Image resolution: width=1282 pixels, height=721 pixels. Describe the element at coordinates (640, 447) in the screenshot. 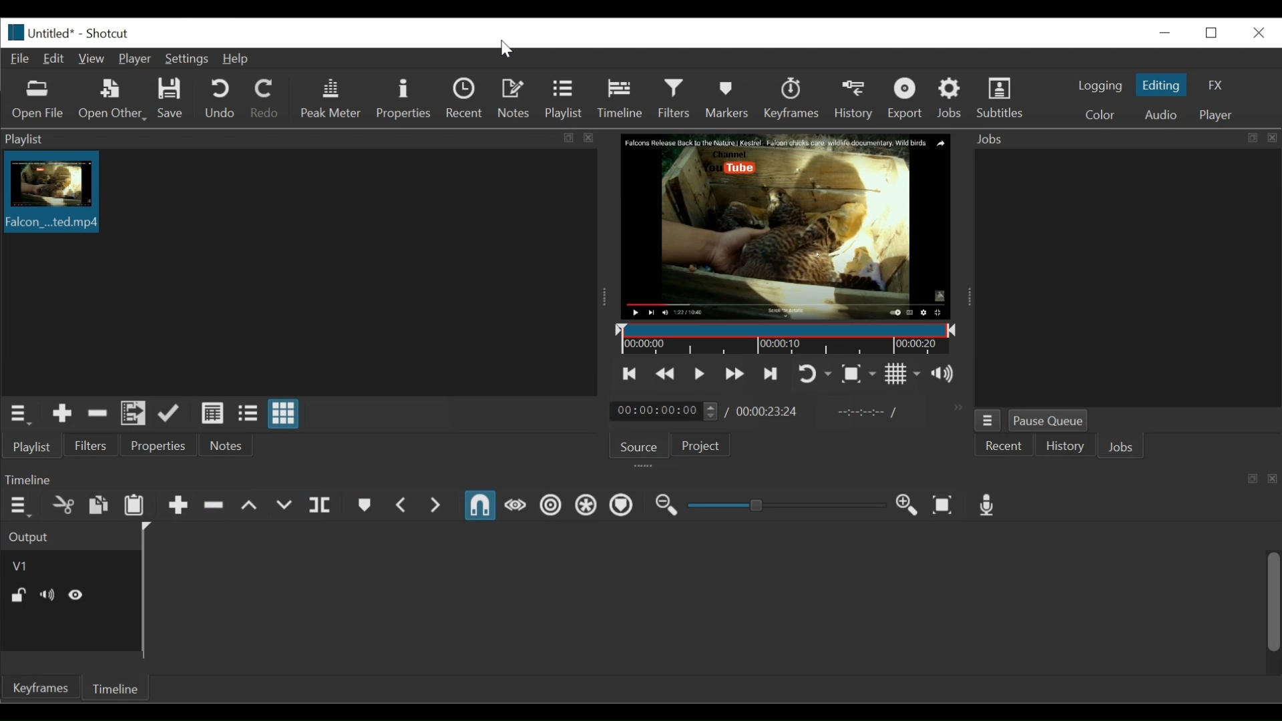

I see `Source` at that location.